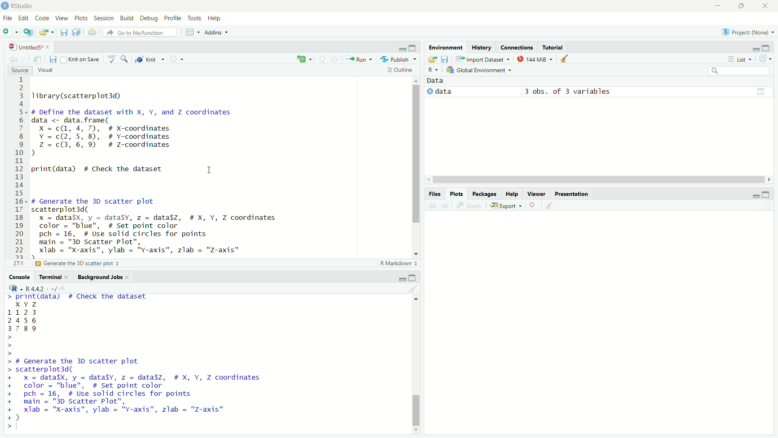 Image resolution: width=778 pixels, height=438 pixels. I want to click on Tools, so click(193, 18).